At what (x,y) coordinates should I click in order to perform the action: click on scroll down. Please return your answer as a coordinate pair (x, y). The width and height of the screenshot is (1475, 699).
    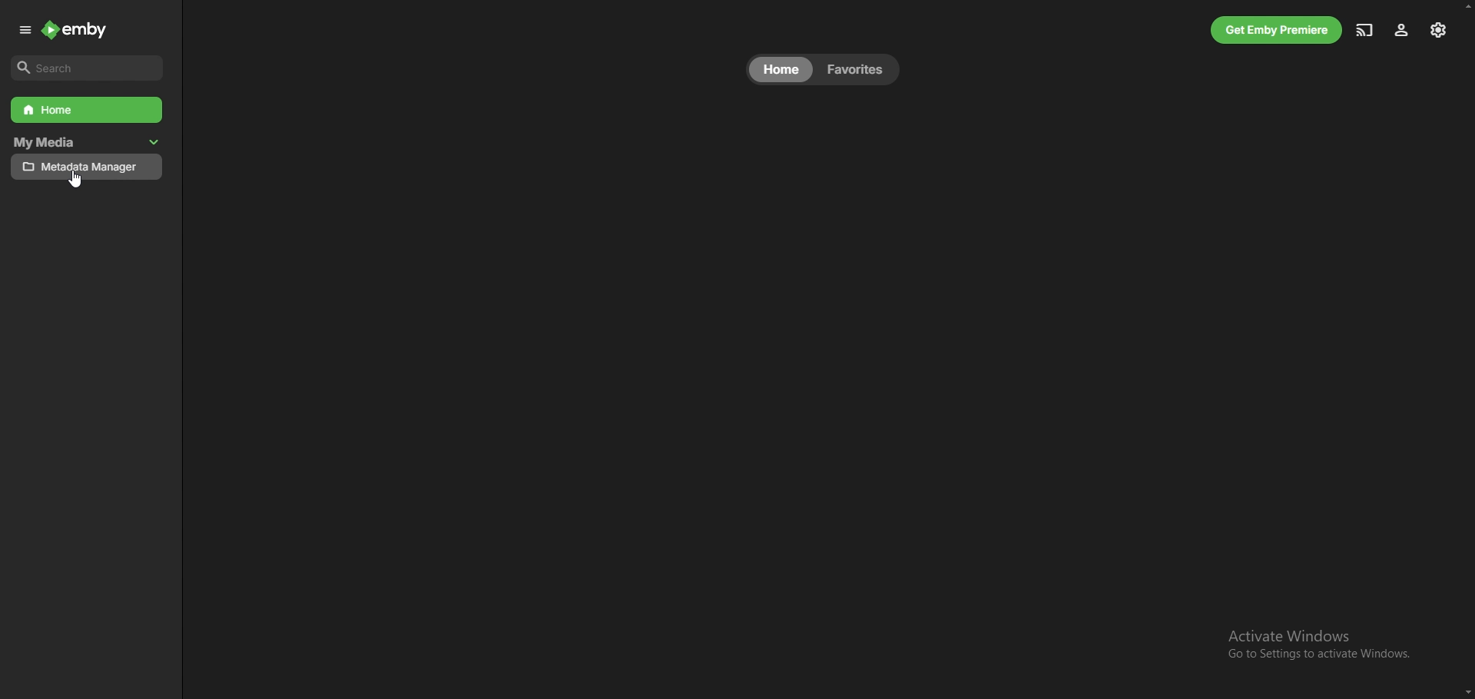
    Looking at the image, I should click on (1465, 693).